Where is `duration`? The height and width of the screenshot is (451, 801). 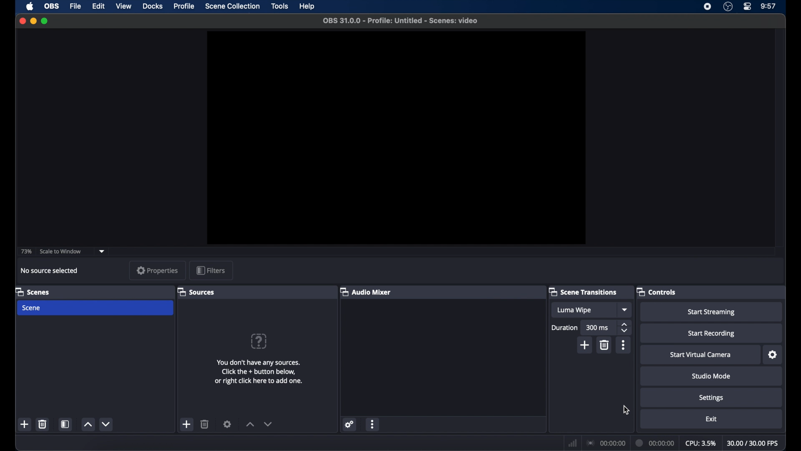
duration is located at coordinates (656, 444).